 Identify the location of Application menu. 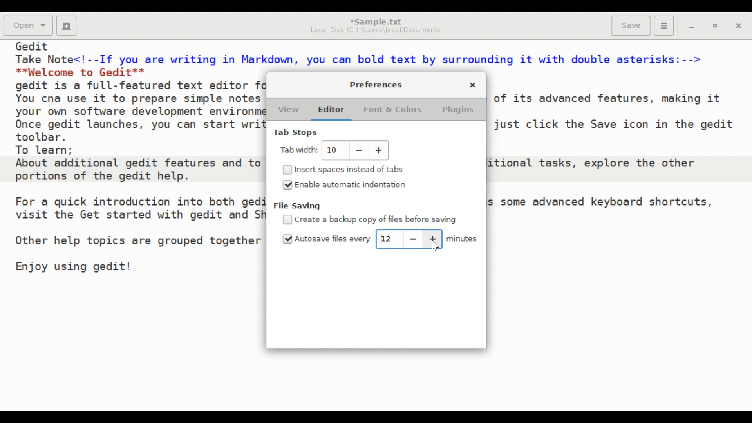
(664, 26).